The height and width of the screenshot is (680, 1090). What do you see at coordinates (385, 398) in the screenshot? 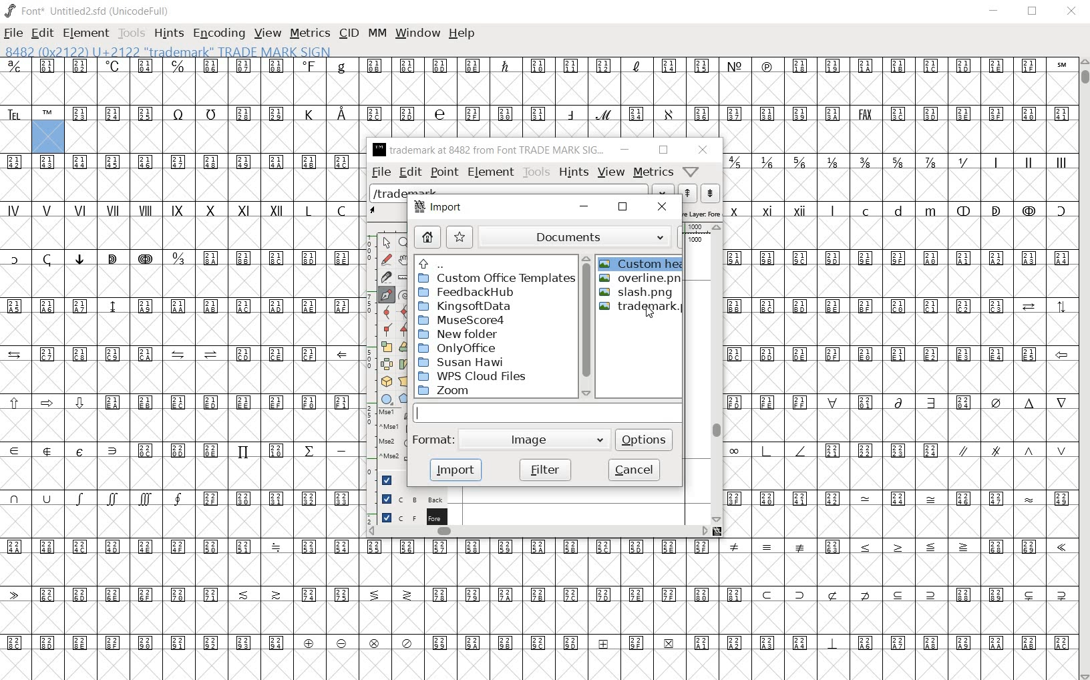
I see `rectangle or ellipse` at bounding box center [385, 398].